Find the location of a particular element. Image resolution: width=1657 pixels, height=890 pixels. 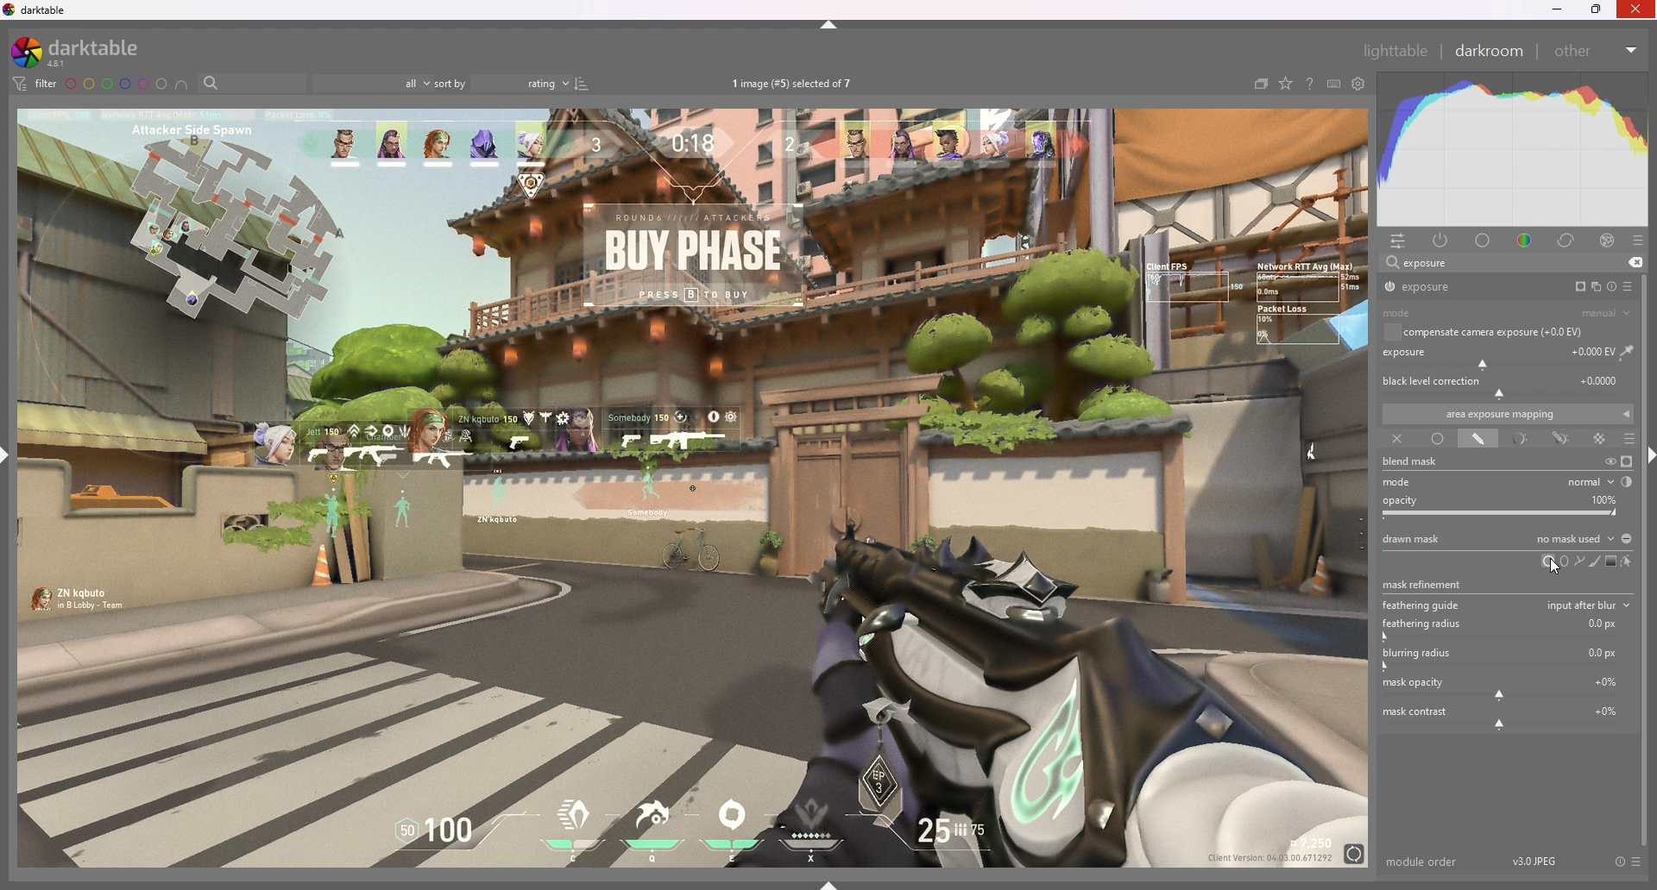

reverse sort is located at coordinates (583, 84).